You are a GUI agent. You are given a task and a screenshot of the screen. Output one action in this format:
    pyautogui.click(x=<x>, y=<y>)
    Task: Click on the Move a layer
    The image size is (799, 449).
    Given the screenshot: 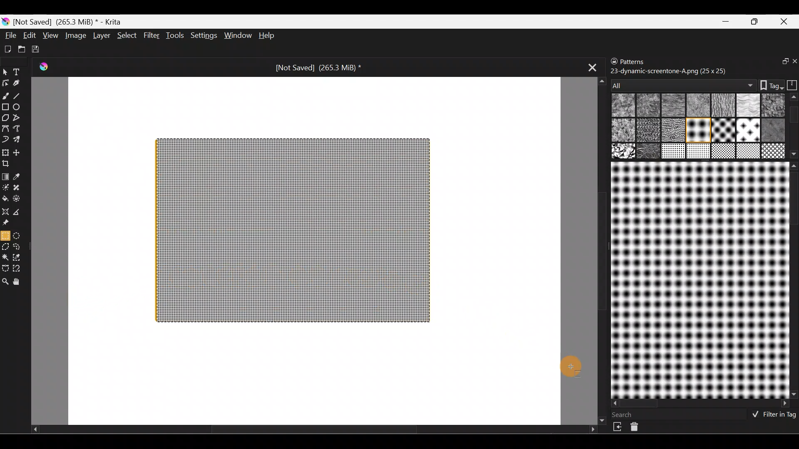 What is the action you would take?
    pyautogui.click(x=20, y=152)
    